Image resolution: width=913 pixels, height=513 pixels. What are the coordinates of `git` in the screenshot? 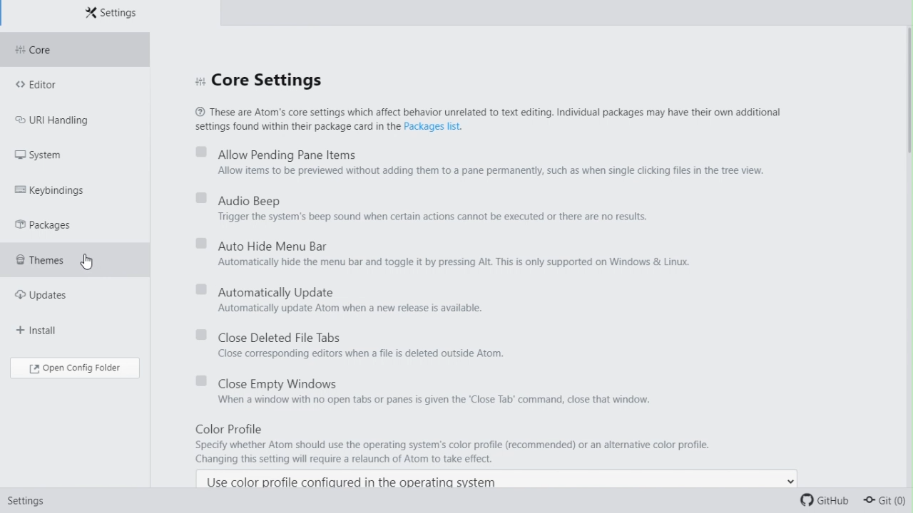 It's located at (886, 502).